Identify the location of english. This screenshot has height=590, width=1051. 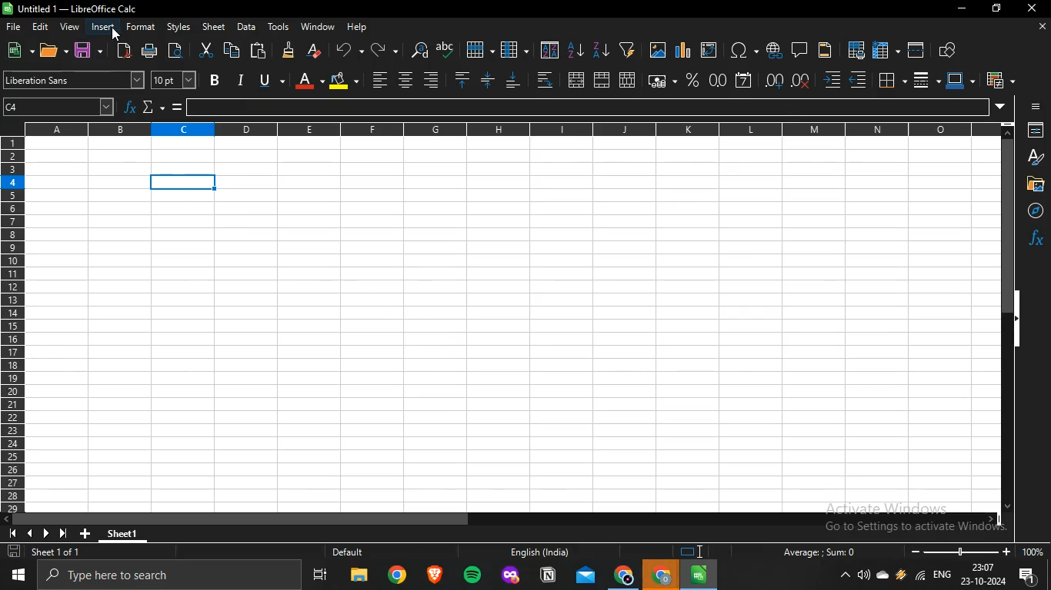
(941, 576).